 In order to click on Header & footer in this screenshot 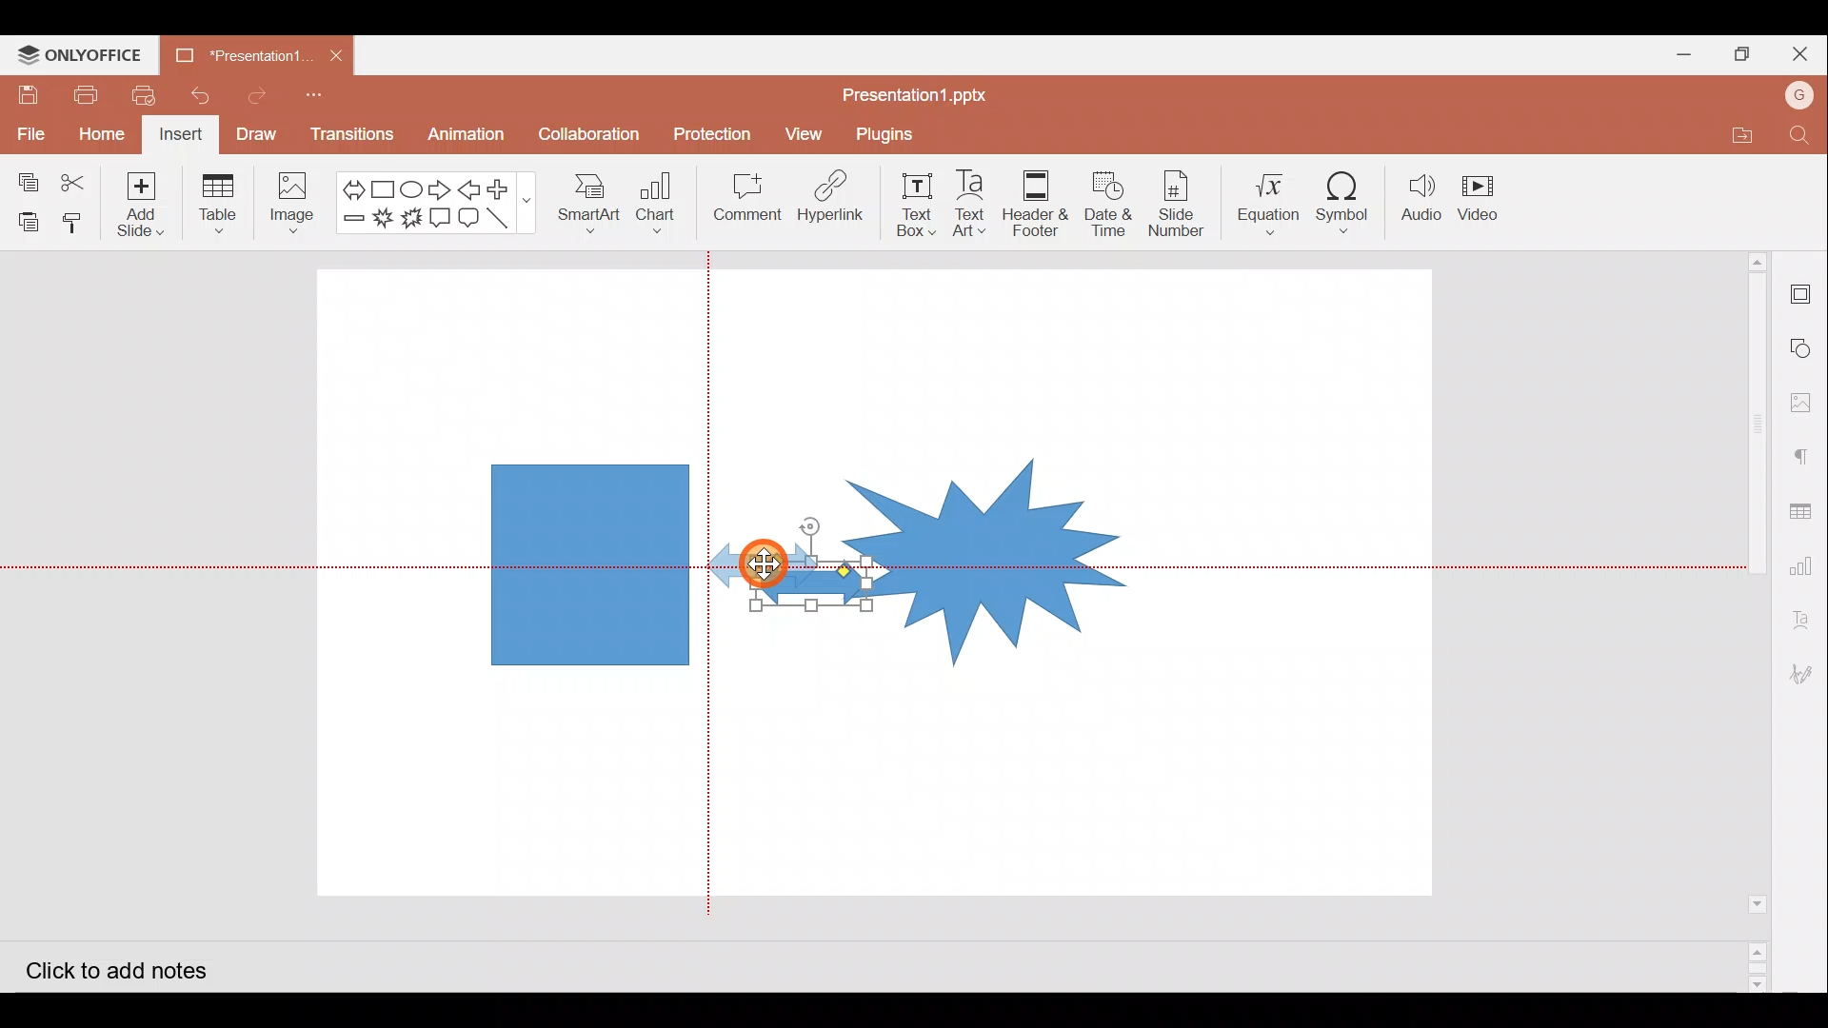, I will do `click(1040, 203)`.